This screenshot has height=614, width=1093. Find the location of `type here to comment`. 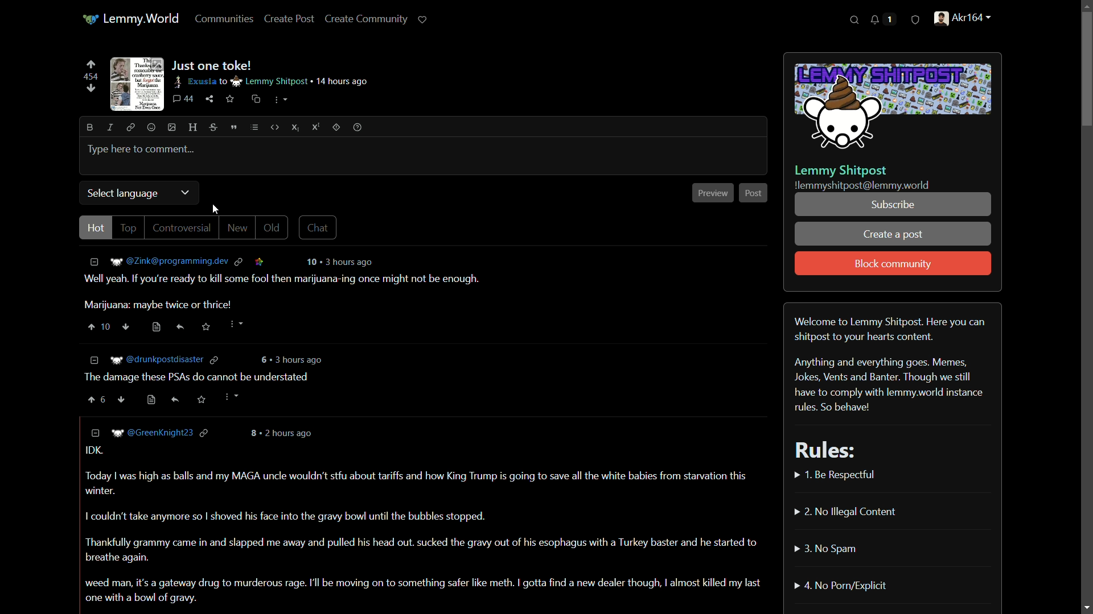

type here to comment is located at coordinates (143, 149).